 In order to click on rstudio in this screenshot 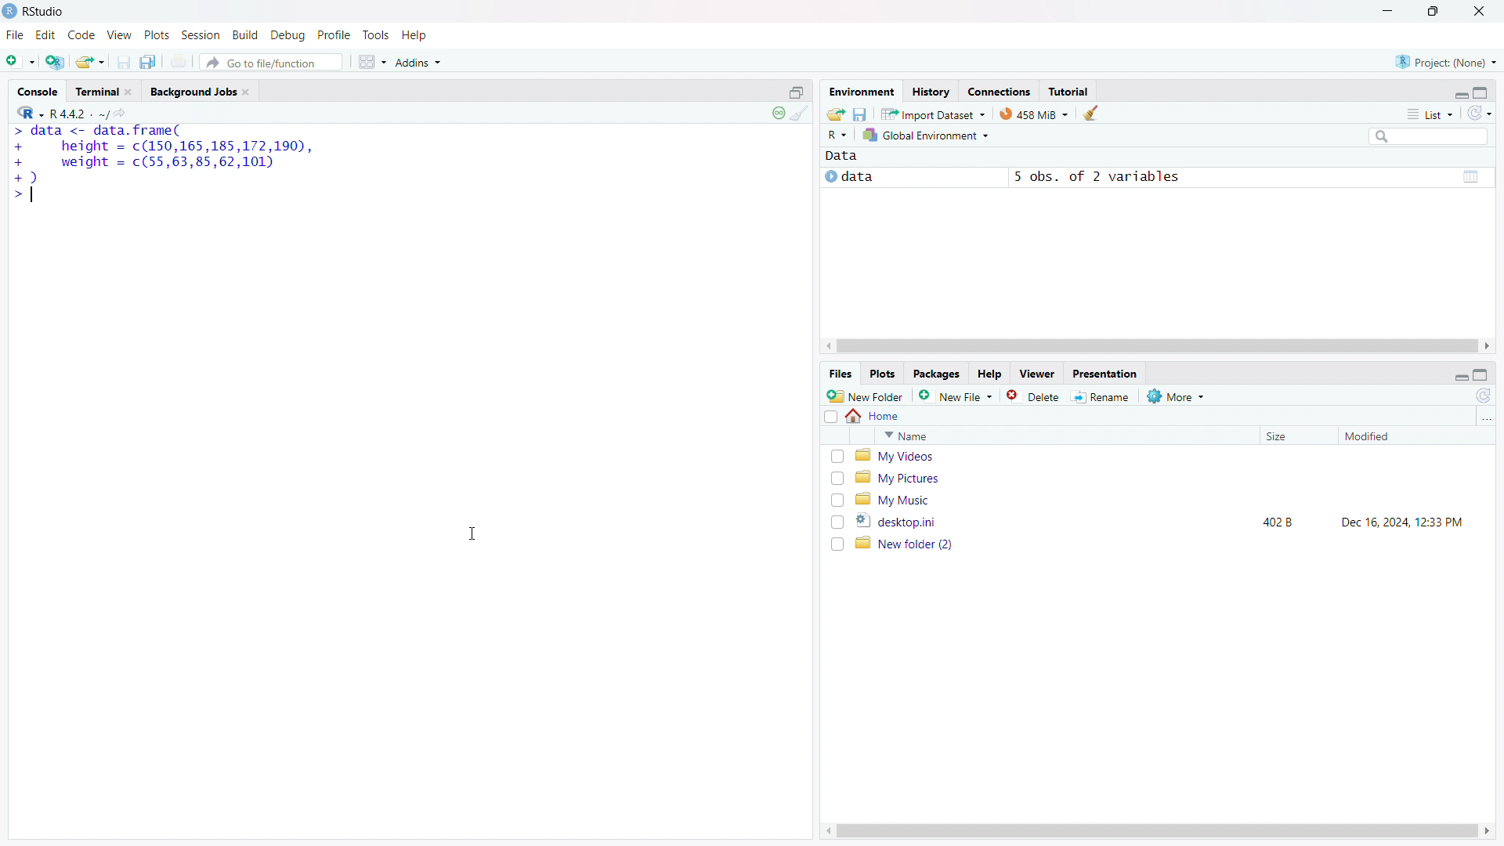, I will do `click(45, 12)`.